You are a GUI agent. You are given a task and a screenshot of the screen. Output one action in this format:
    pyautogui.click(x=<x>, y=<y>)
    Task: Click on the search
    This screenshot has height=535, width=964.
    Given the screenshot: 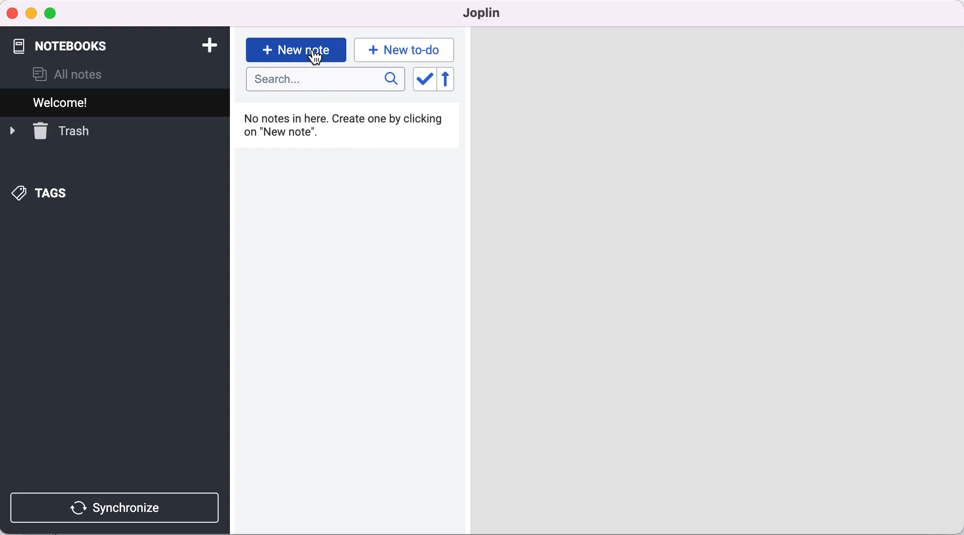 What is the action you would take?
    pyautogui.click(x=326, y=80)
    